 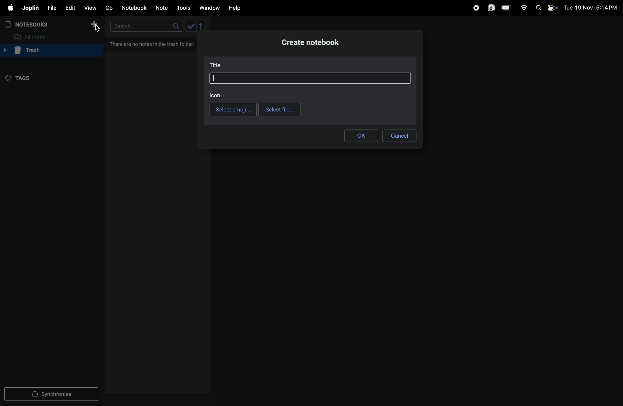 I want to click on joplin menu, so click(x=29, y=8).